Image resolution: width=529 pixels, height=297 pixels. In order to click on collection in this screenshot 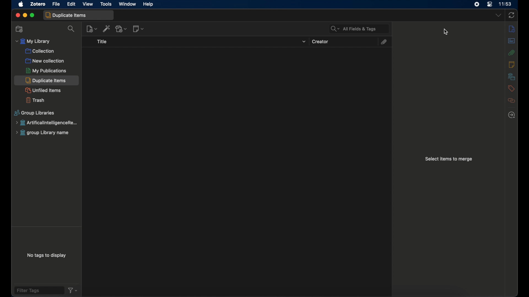, I will do `click(40, 51)`.